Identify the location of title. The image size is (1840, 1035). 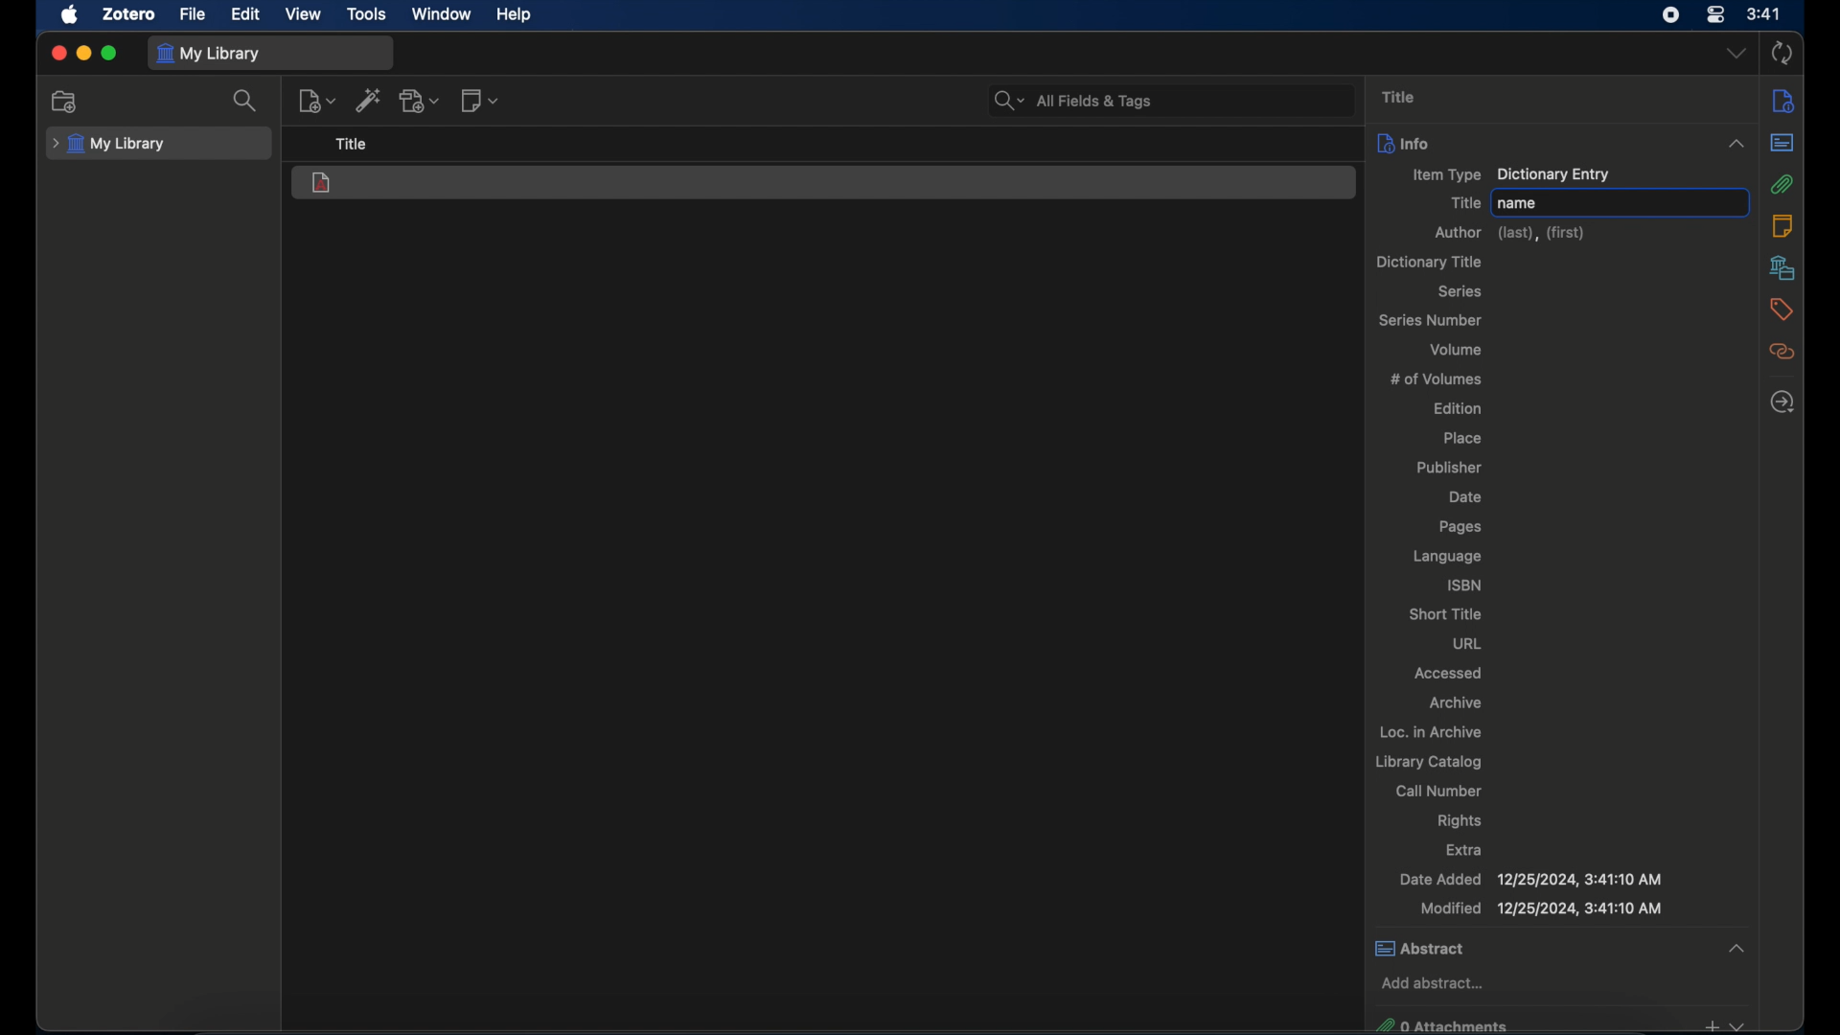
(1465, 203).